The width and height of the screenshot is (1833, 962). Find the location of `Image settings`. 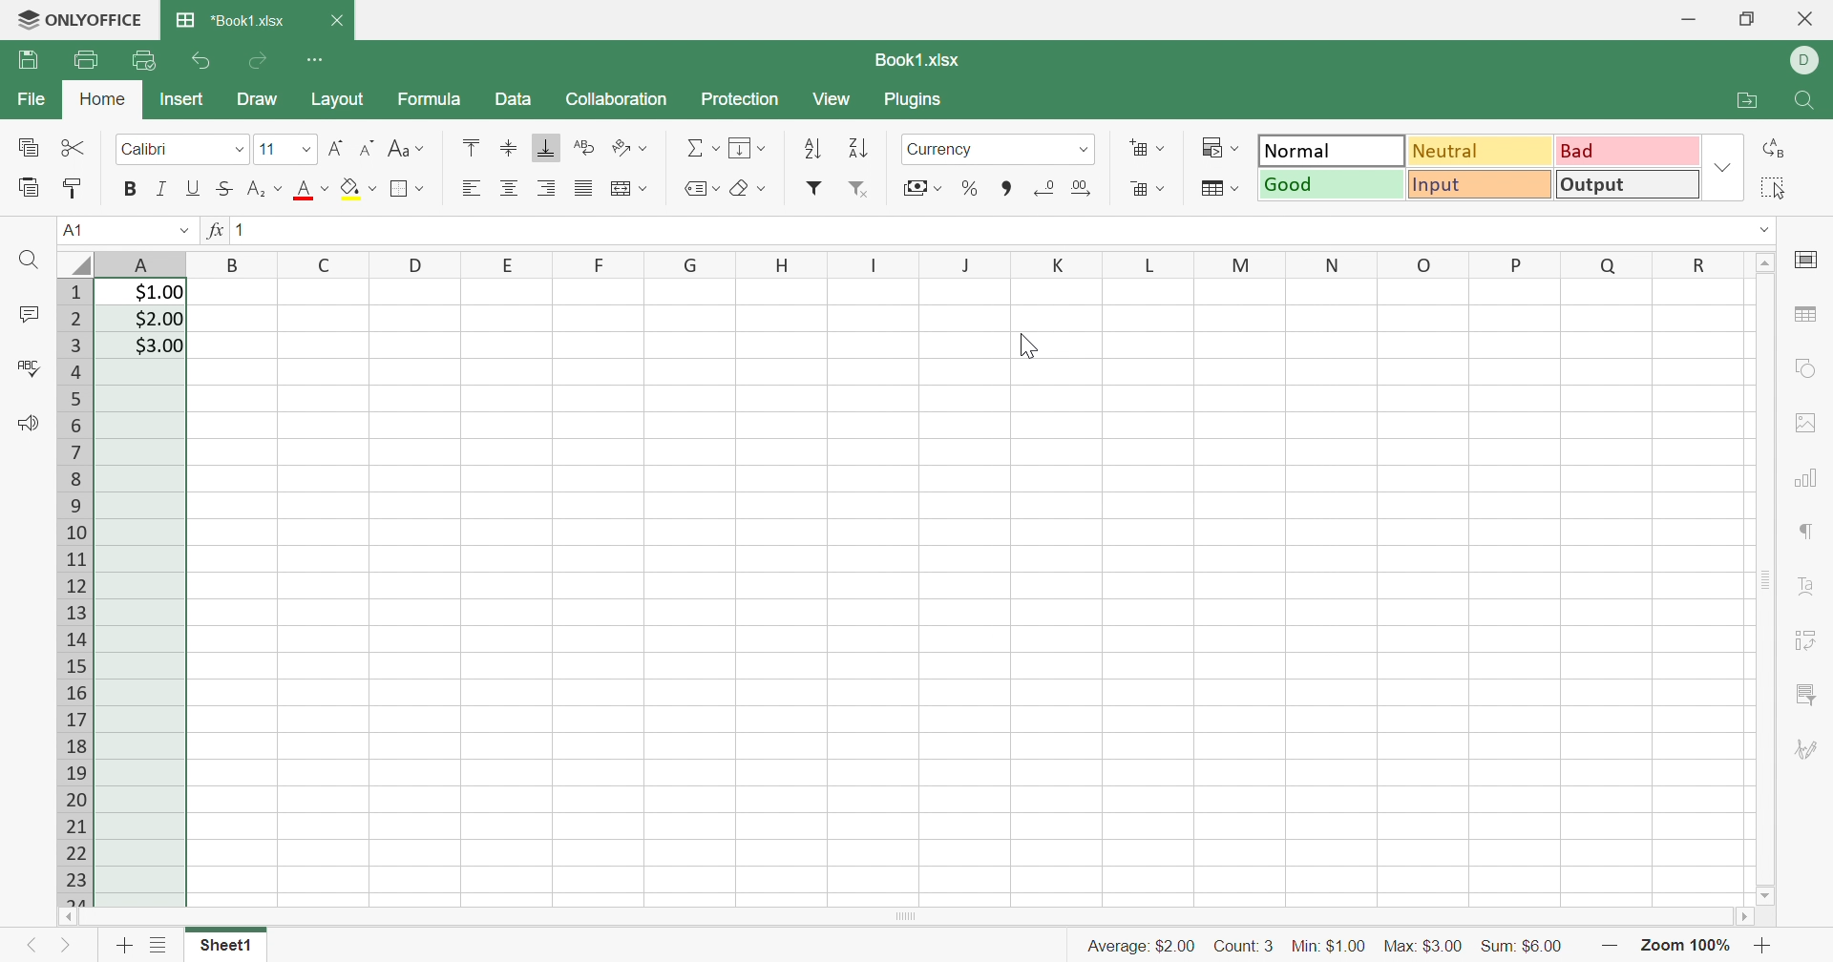

Image settings is located at coordinates (1800, 420).